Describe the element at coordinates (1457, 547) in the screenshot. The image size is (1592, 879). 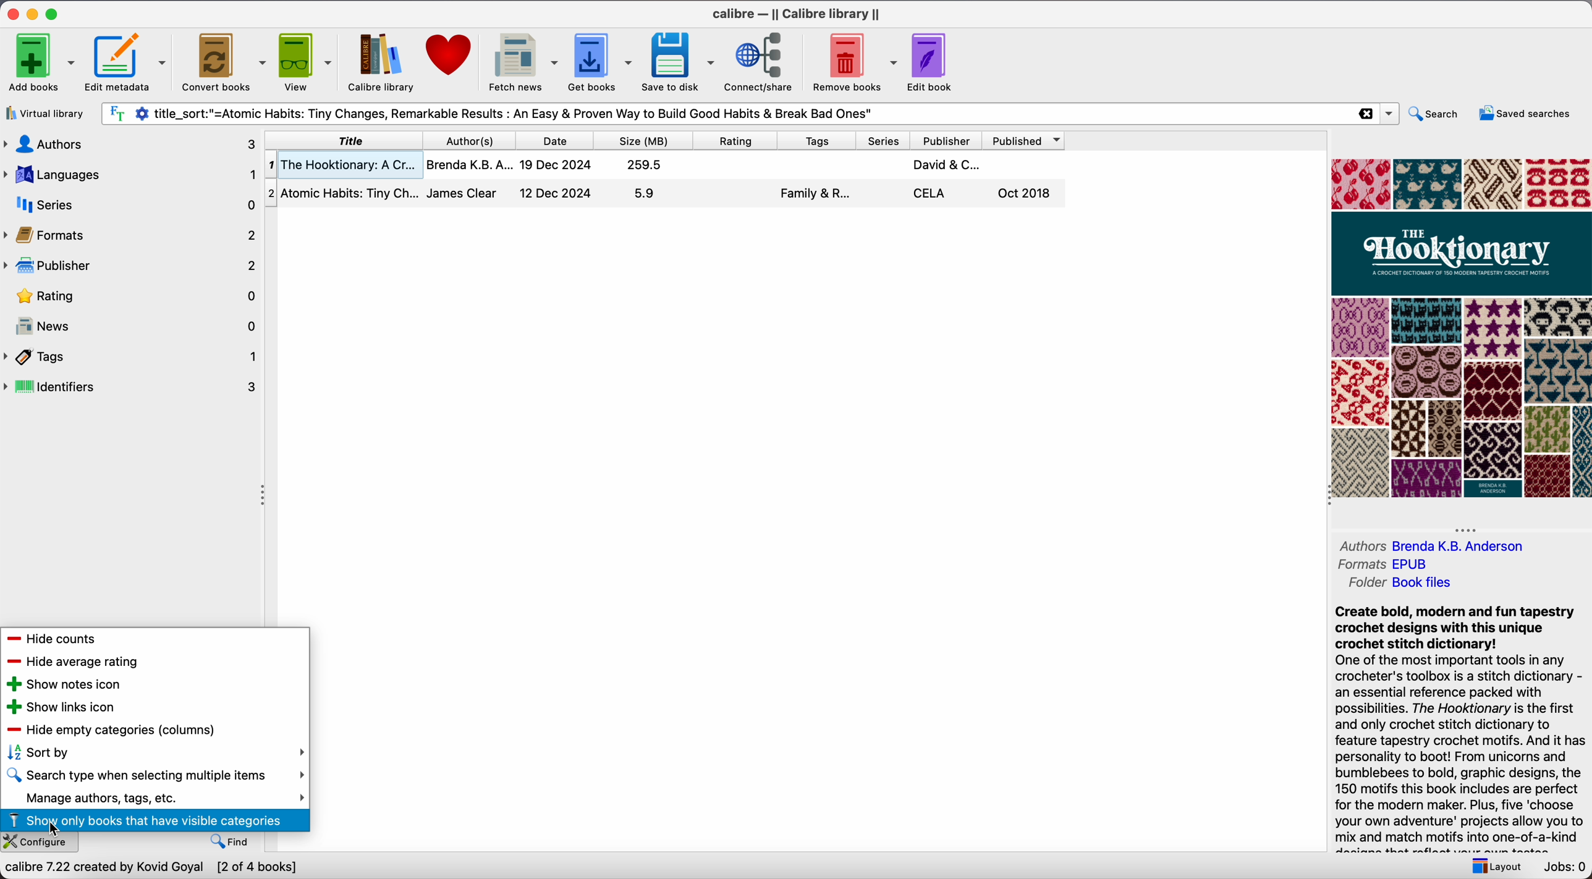
I see `Brenda K.B. Anderson` at that location.